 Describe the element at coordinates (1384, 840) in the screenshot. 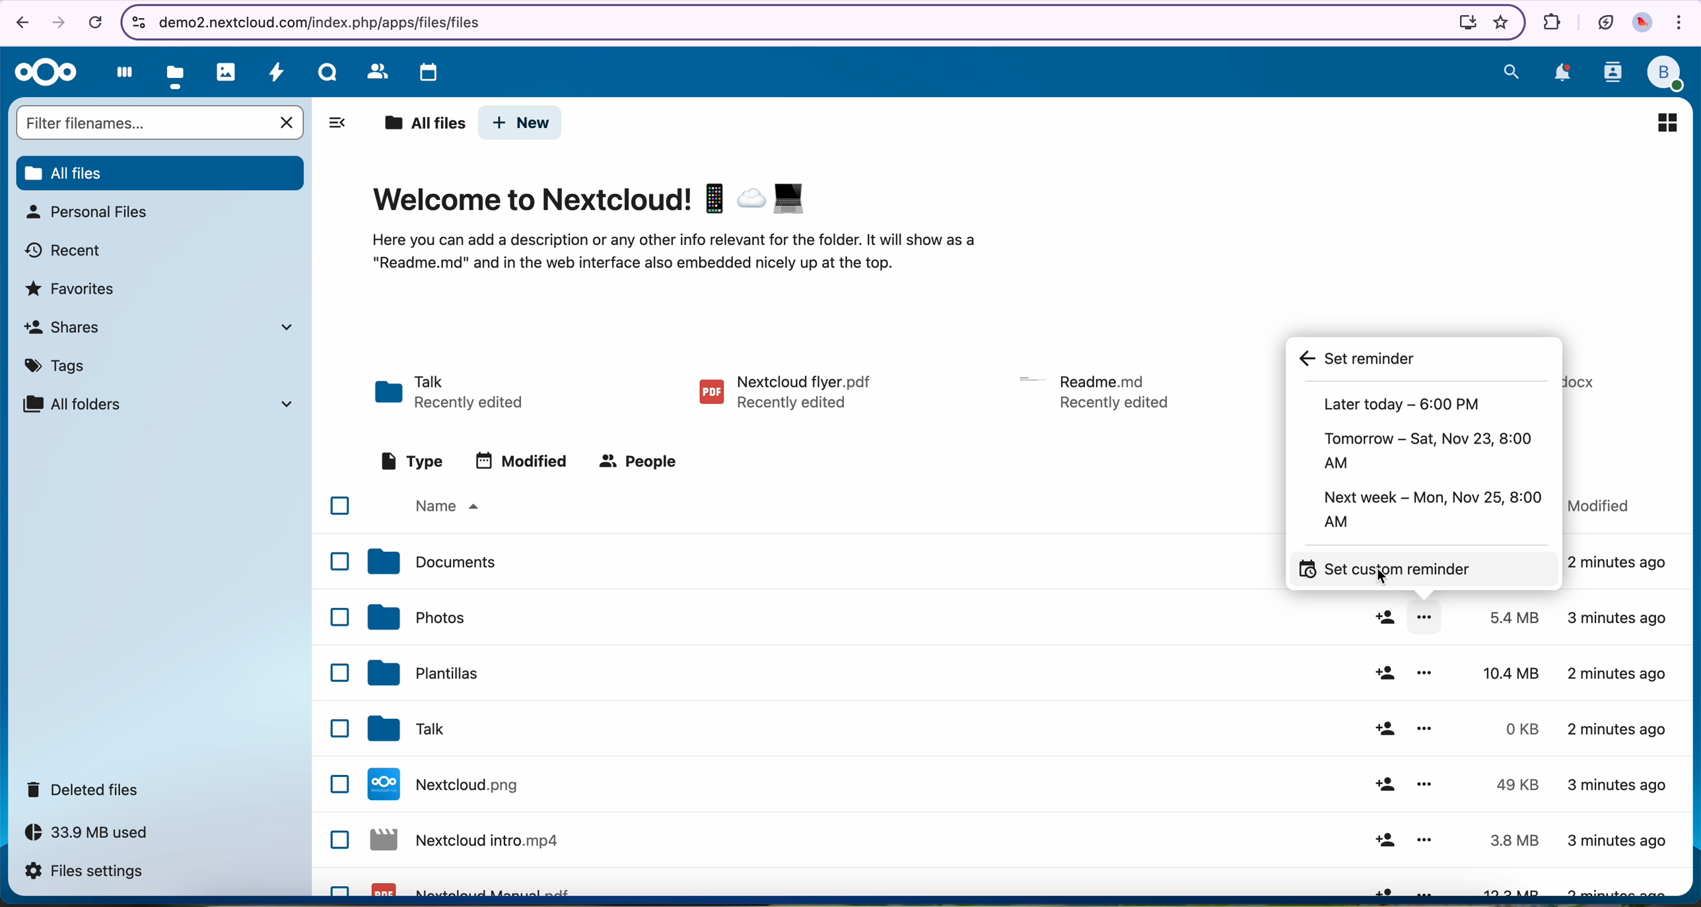

I see `share` at that location.